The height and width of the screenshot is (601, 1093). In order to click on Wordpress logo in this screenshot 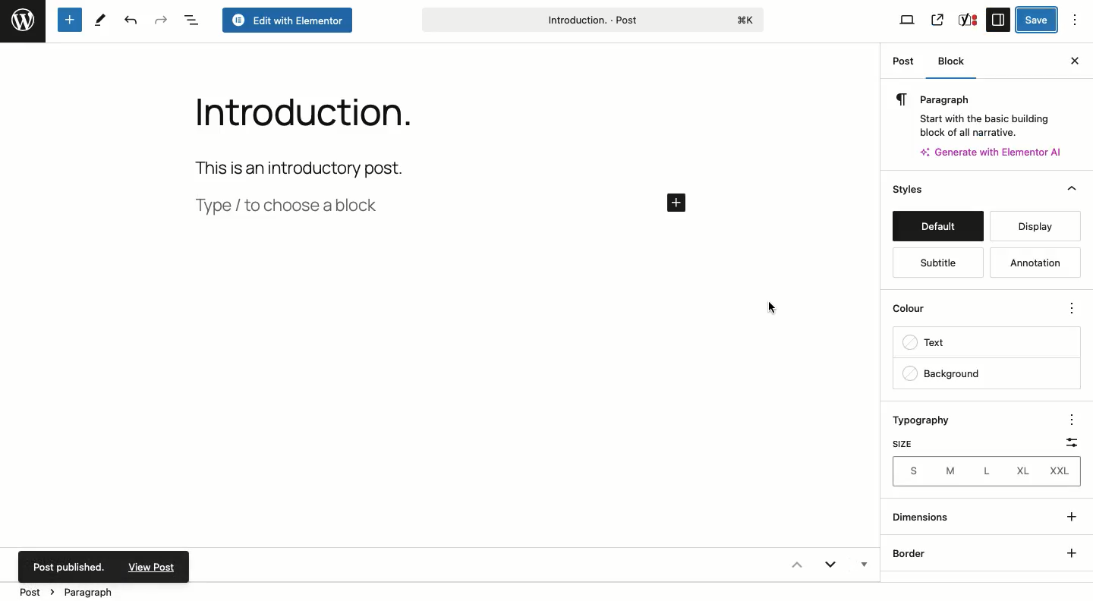, I will do `click(23, 20)`.